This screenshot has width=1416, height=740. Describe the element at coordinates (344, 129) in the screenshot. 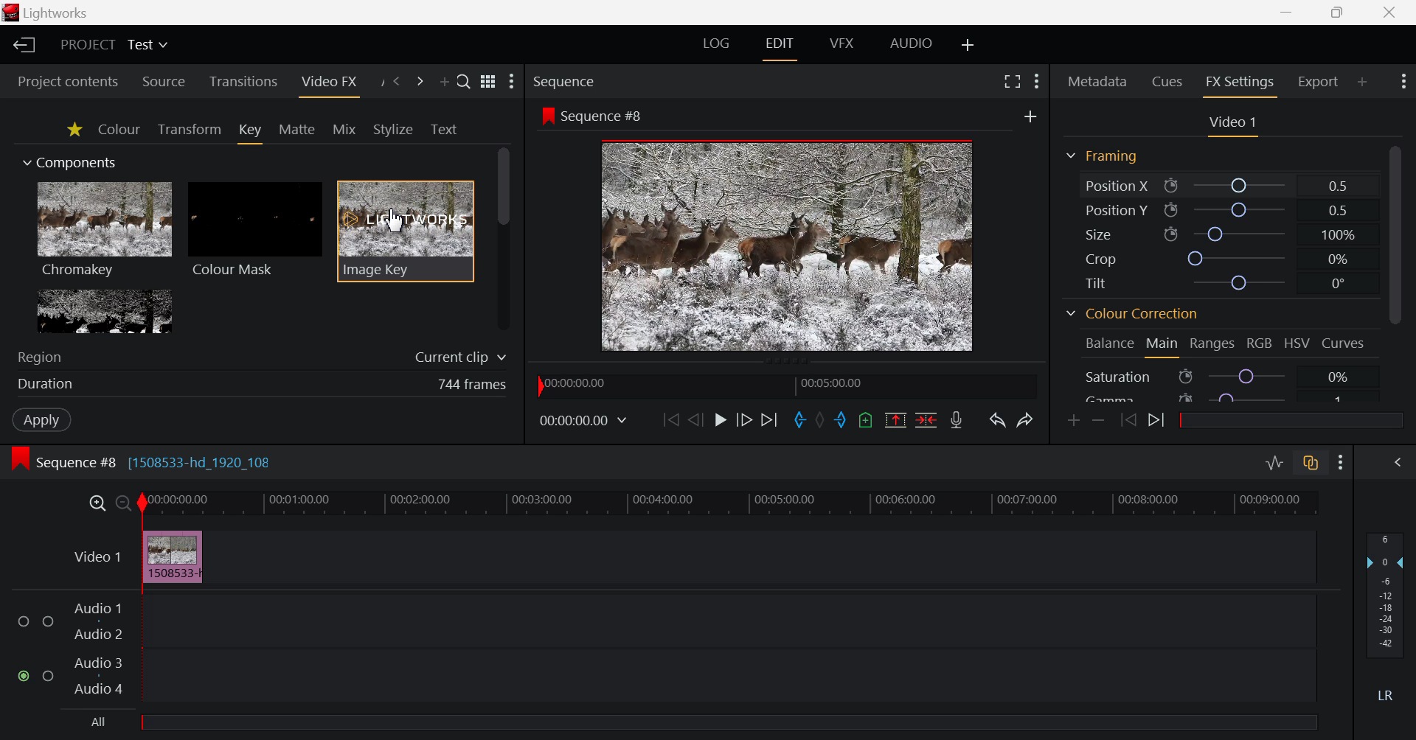

I see `Mix` at that location.